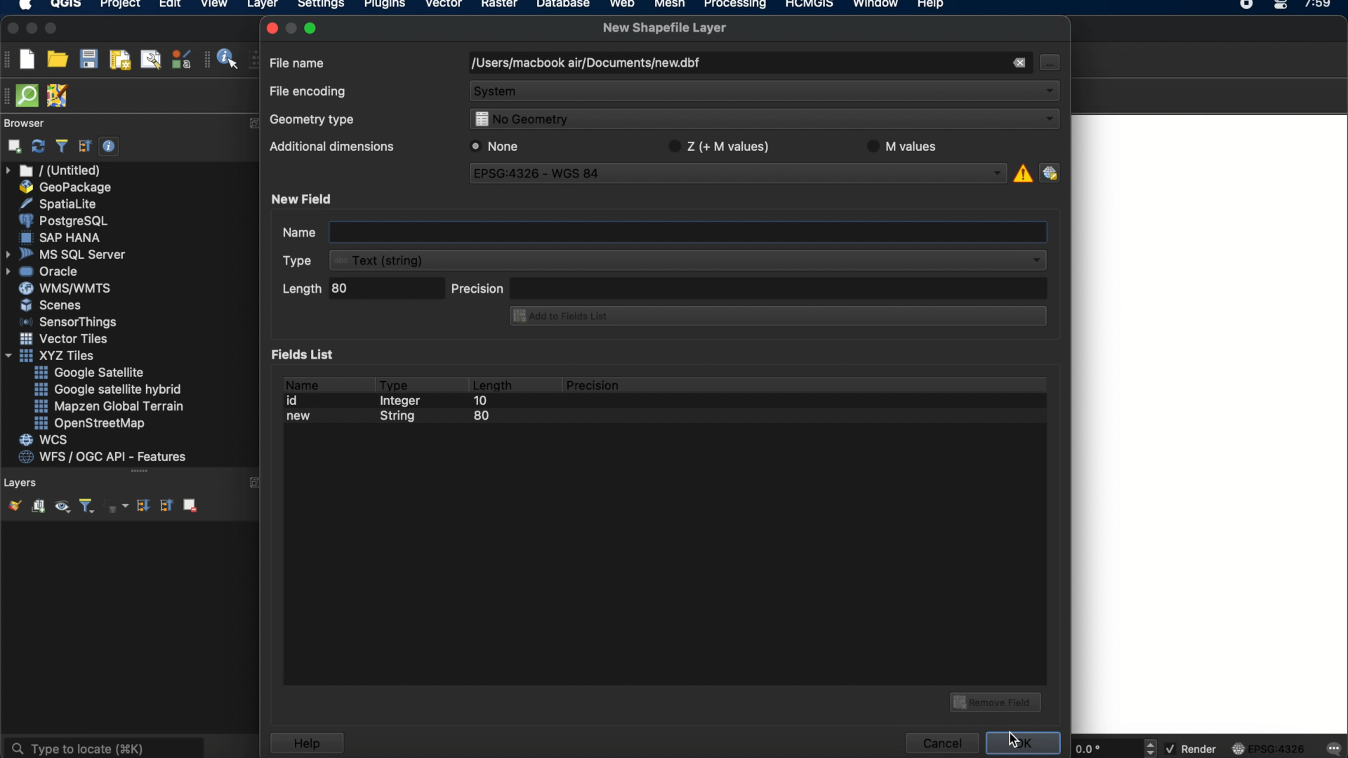 This screenshot has width=1348, height=758. I want to click on close, so click(11, 29).